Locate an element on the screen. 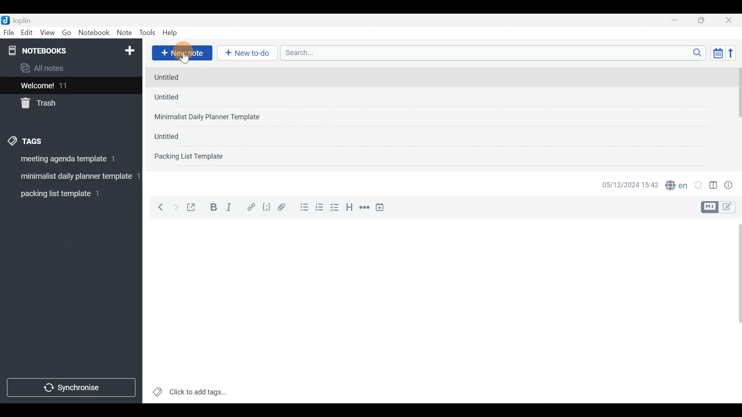  Toggle sort order is located at coordinates (718, 53).